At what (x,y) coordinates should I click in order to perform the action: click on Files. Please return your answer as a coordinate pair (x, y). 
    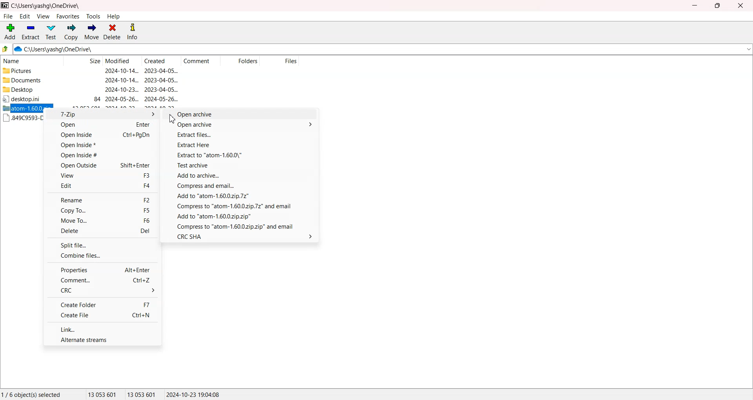
    Looking at the image, I should click on (280, 61).